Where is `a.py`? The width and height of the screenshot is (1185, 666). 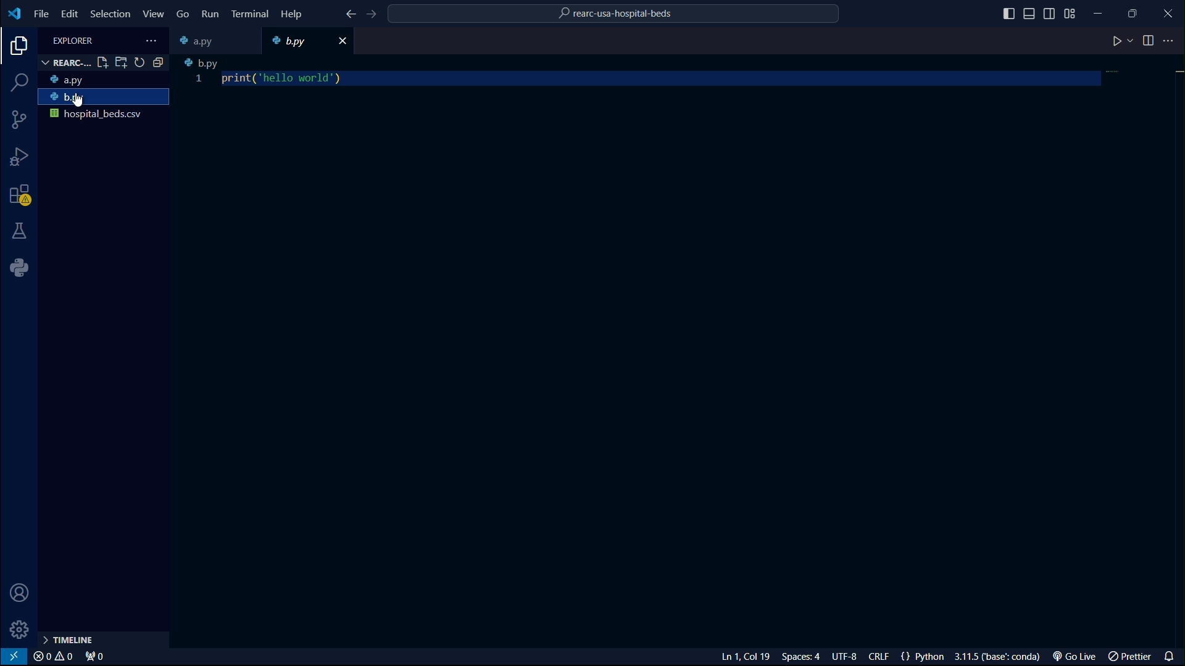 a.py is located at coordinates (103, 81).